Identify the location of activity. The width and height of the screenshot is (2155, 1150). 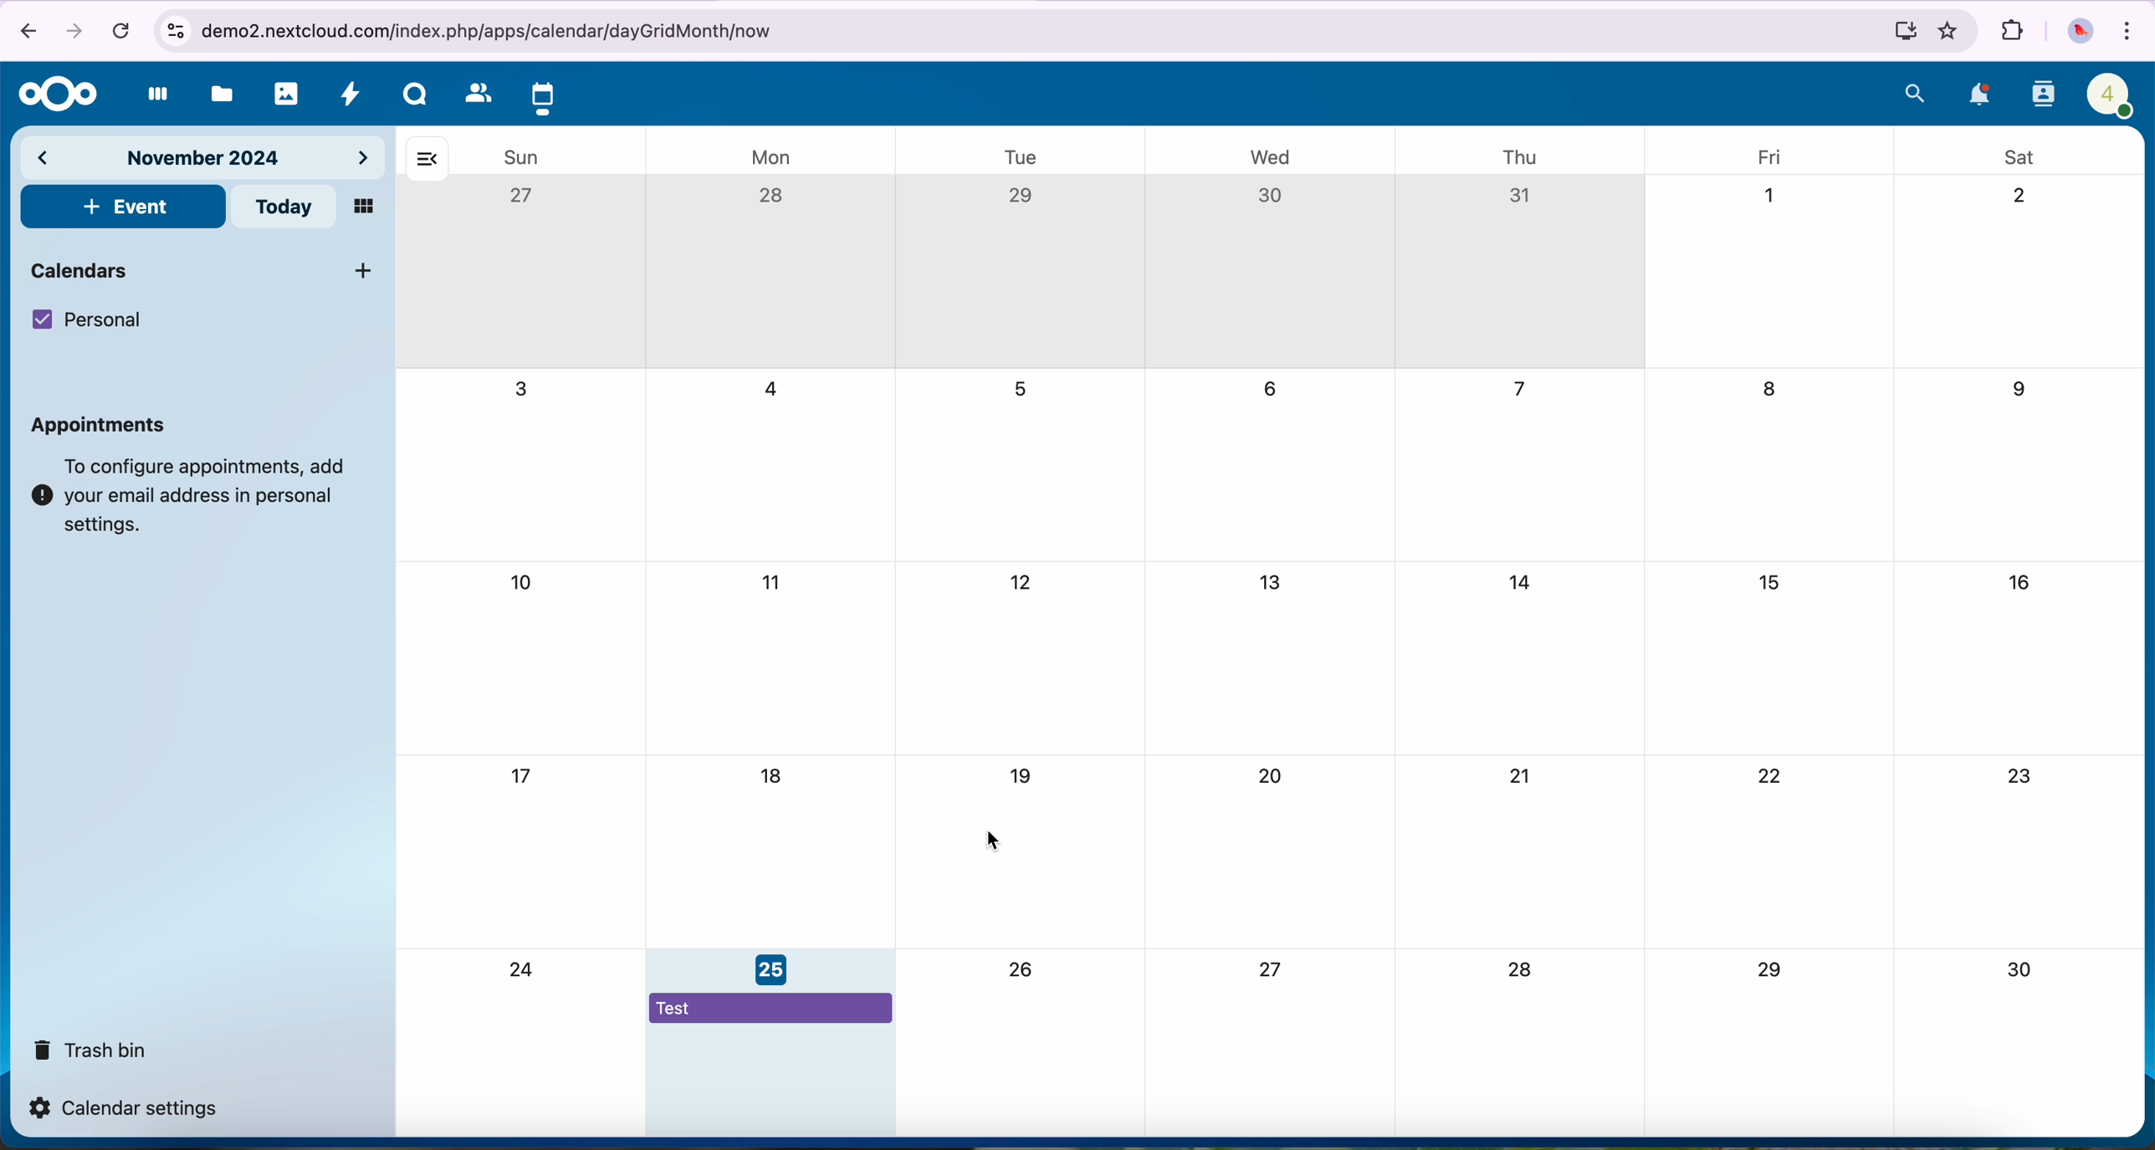
(356, 95).